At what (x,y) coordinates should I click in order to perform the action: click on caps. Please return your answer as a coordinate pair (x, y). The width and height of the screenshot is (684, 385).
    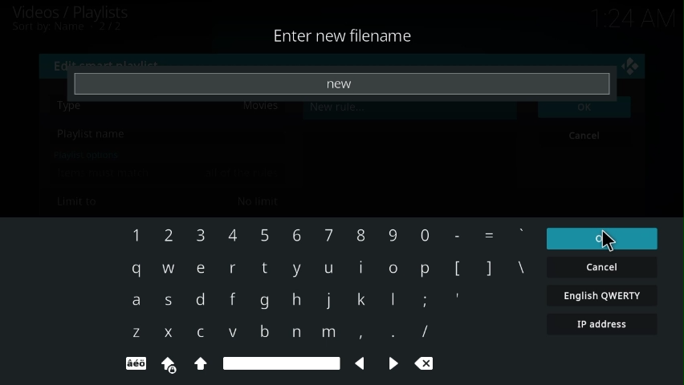
    Looking at the image, I should click on (168, 364).